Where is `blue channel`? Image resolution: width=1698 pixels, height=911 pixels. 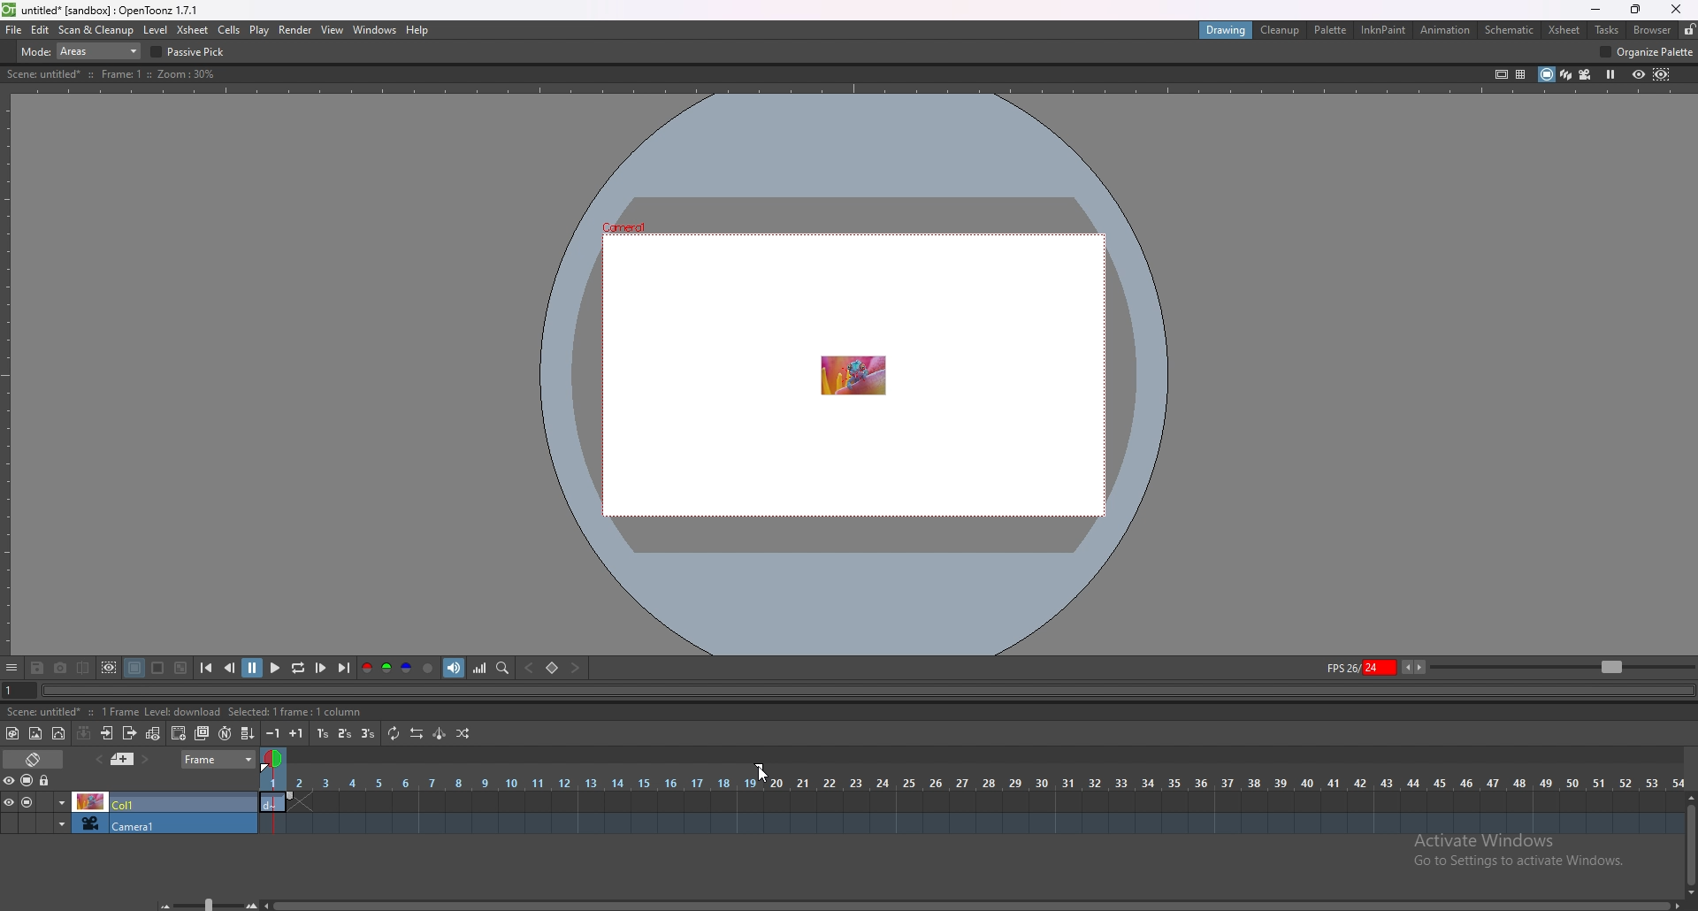 blue channel is located at coordinates (407, 668).